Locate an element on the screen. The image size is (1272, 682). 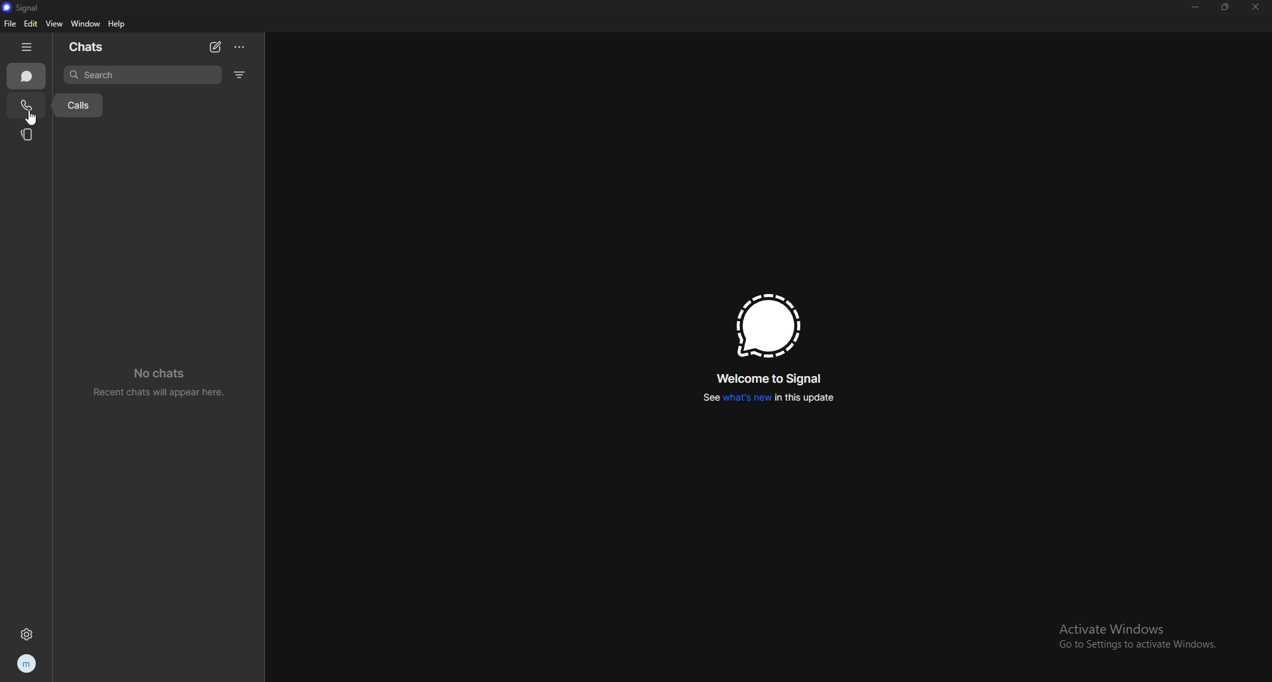
file is located at coordinates (11, 24).